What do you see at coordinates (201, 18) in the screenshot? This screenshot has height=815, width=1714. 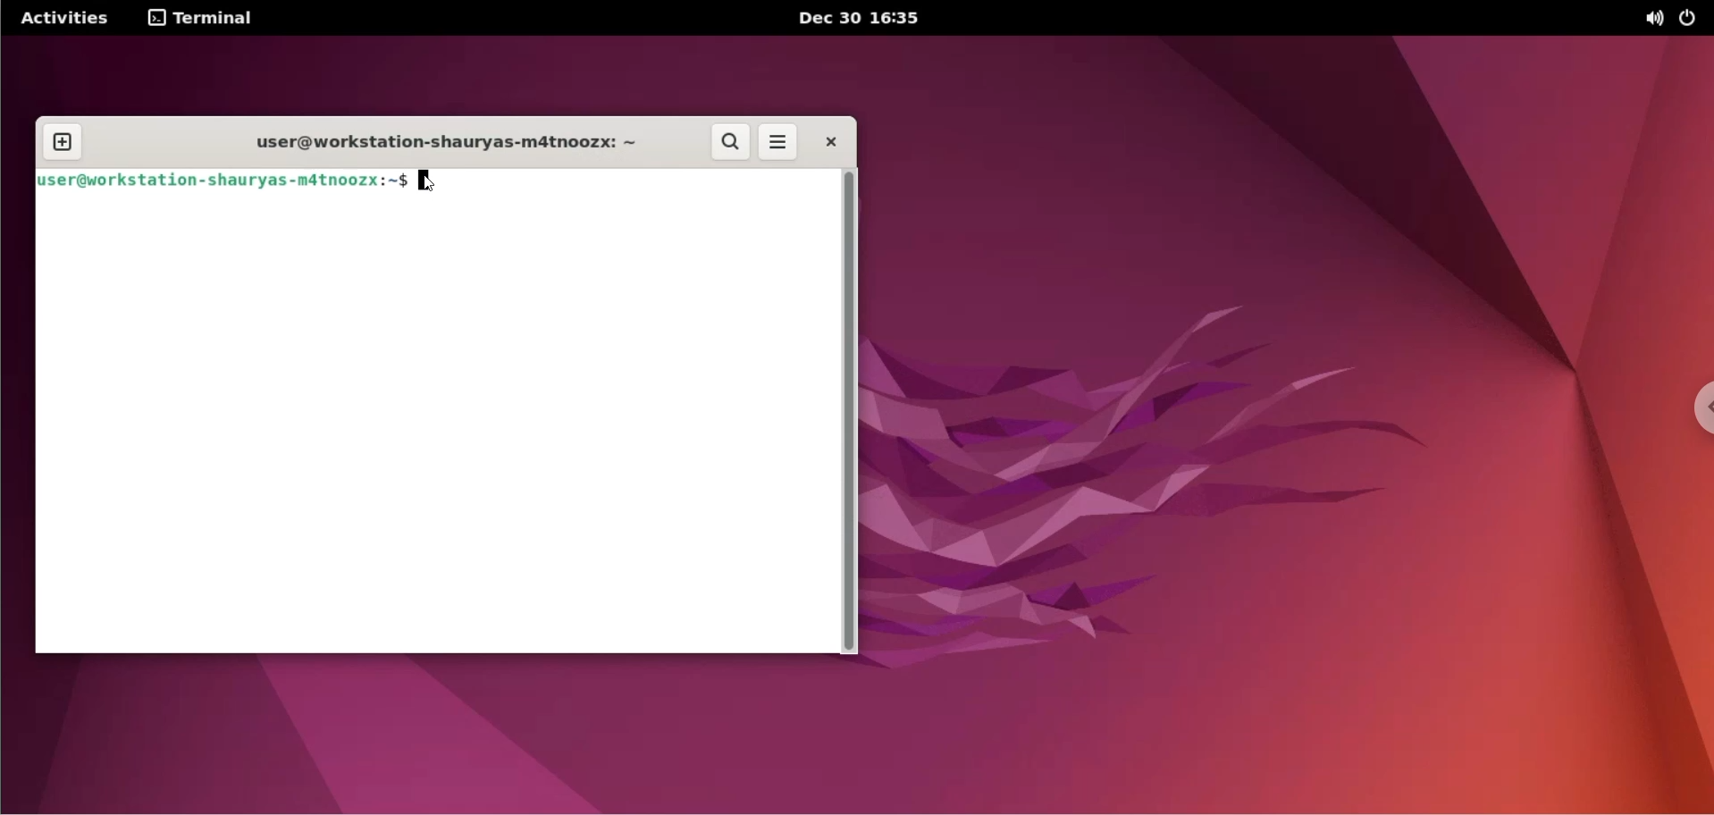 I see `terminal` at bounding box center [201, 18].